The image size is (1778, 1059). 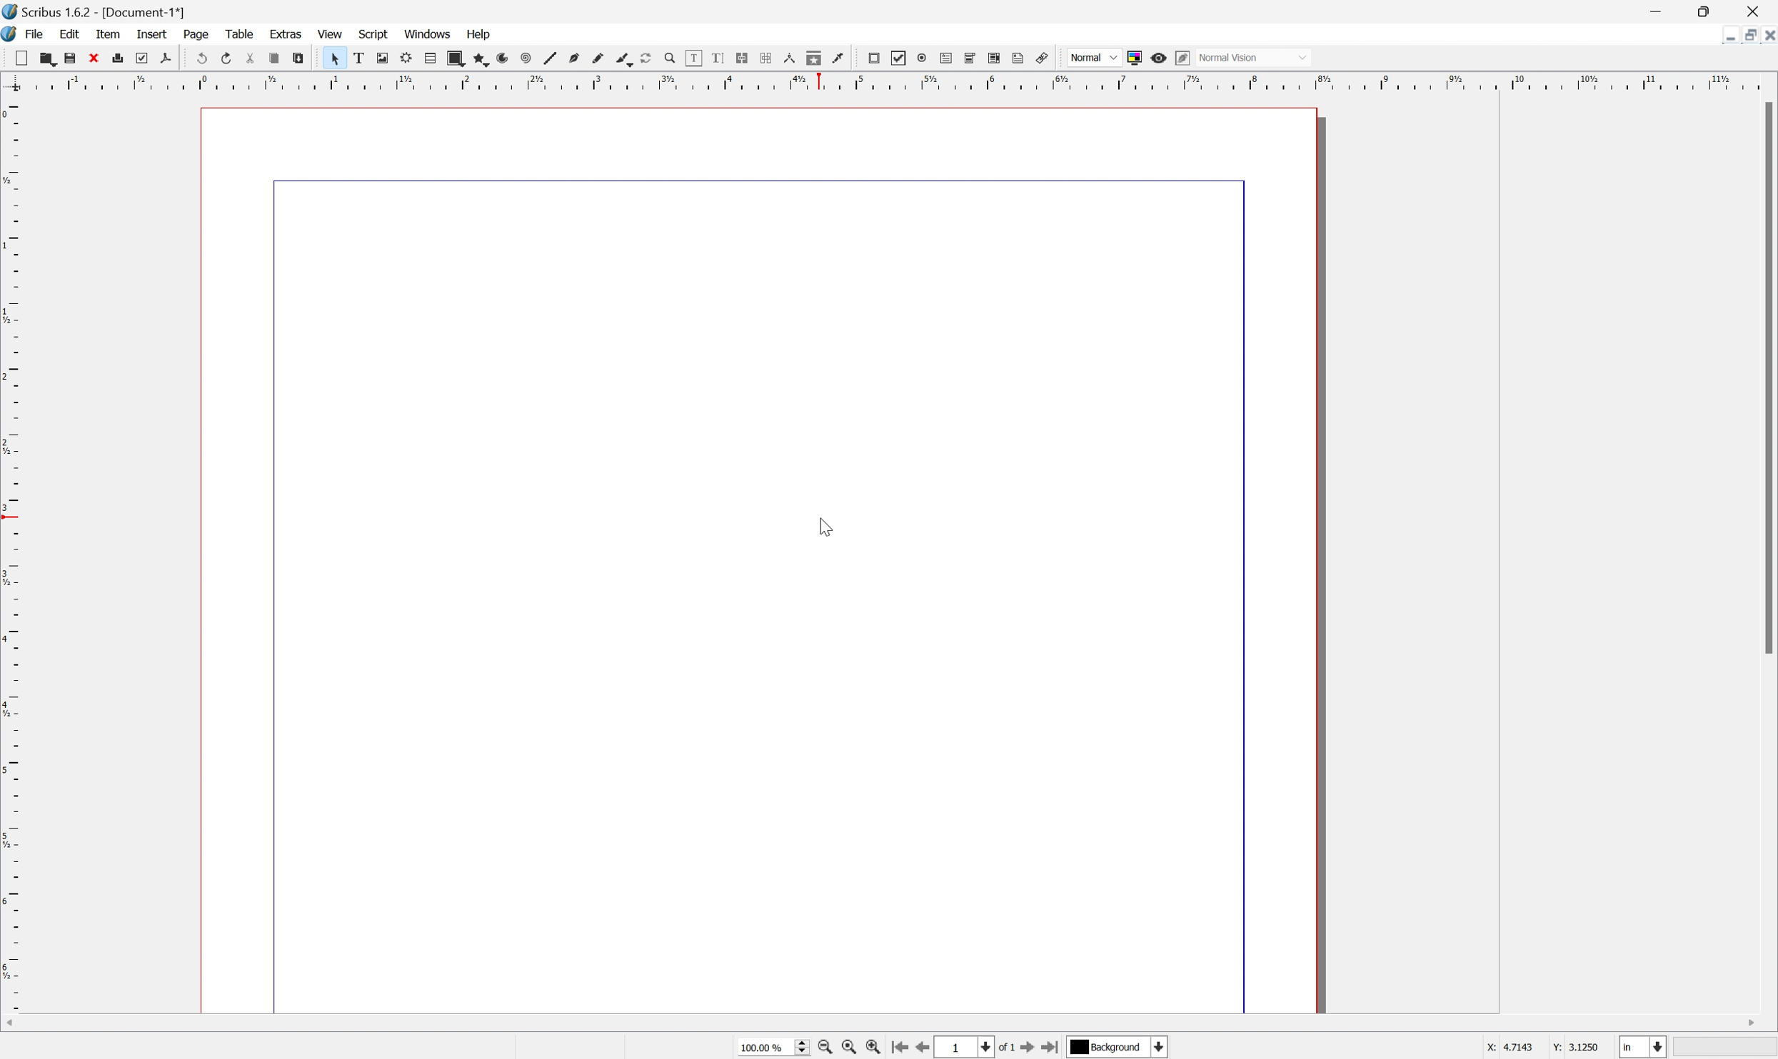 I want to click on view, so click(x=333, y=33).